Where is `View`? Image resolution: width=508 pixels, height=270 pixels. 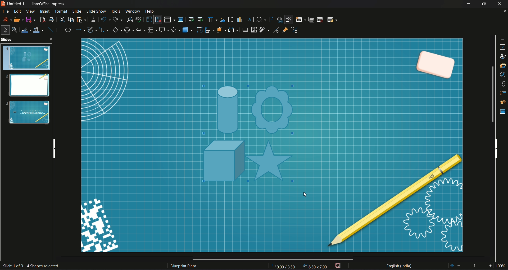
View is located at coordinates (31, 11).